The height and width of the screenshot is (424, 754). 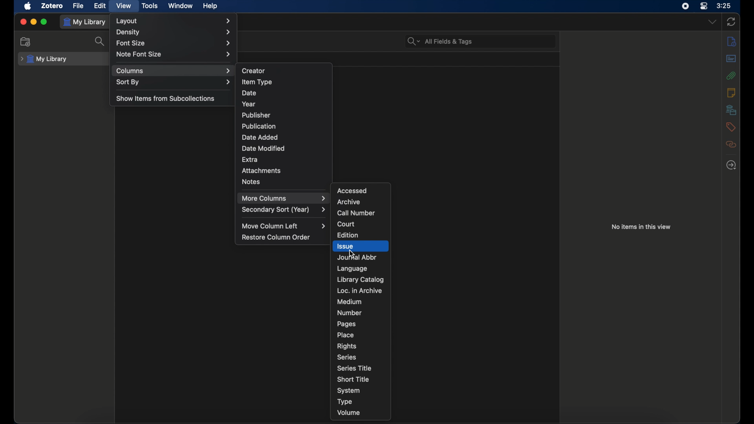 What do you see at coordinates (730, 165) in the screenshot?
I see `locate` at bounding box center [730, 165].